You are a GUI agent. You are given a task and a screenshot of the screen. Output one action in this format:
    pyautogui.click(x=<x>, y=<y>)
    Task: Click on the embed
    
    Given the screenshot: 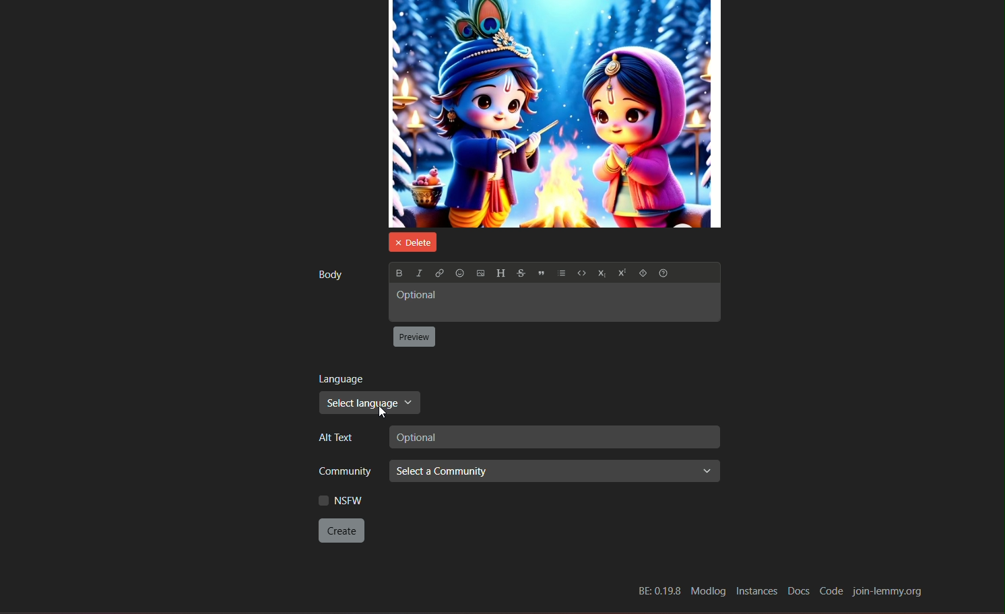 What is the action you would take?
    pyautogui.click(x=581, y=275)
    